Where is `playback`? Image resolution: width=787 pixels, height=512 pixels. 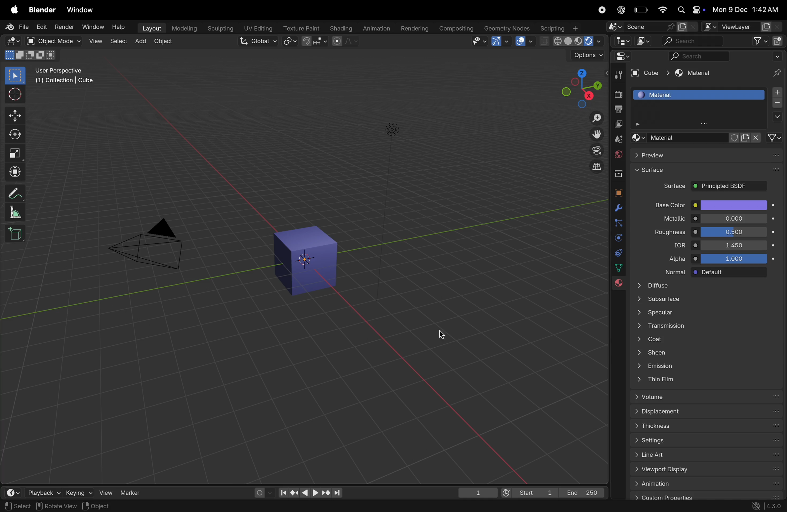
playback is located at coordinates (36, 491).